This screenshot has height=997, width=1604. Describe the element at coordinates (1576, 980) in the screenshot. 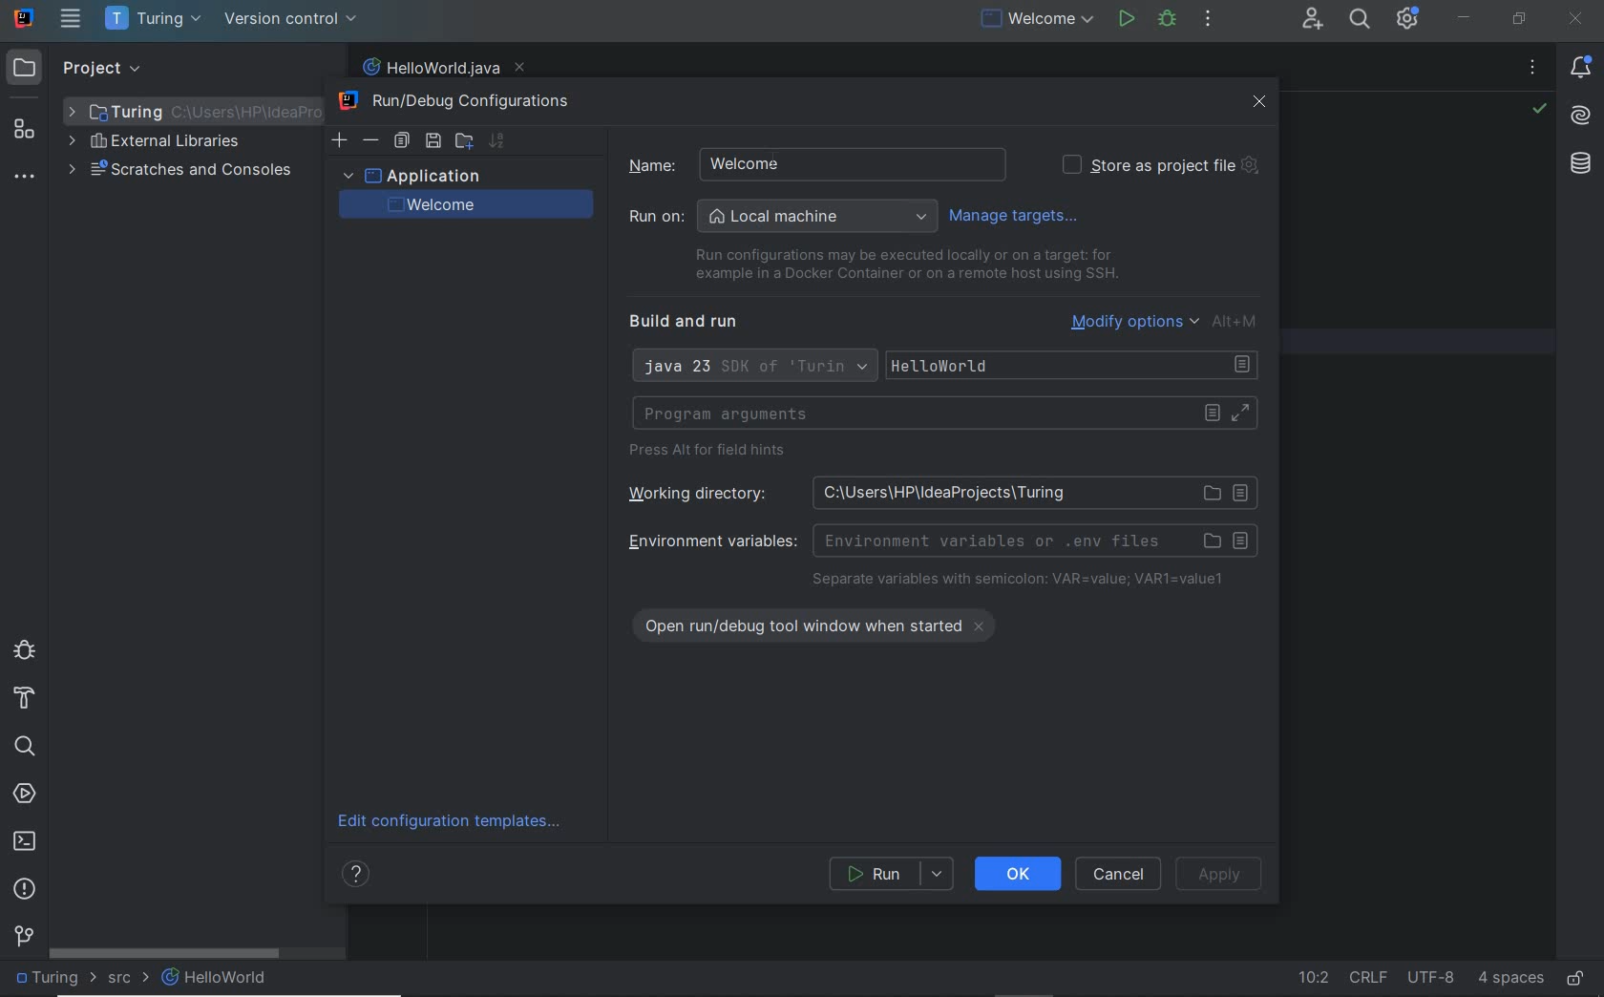

I see `make file ready only` at that location.